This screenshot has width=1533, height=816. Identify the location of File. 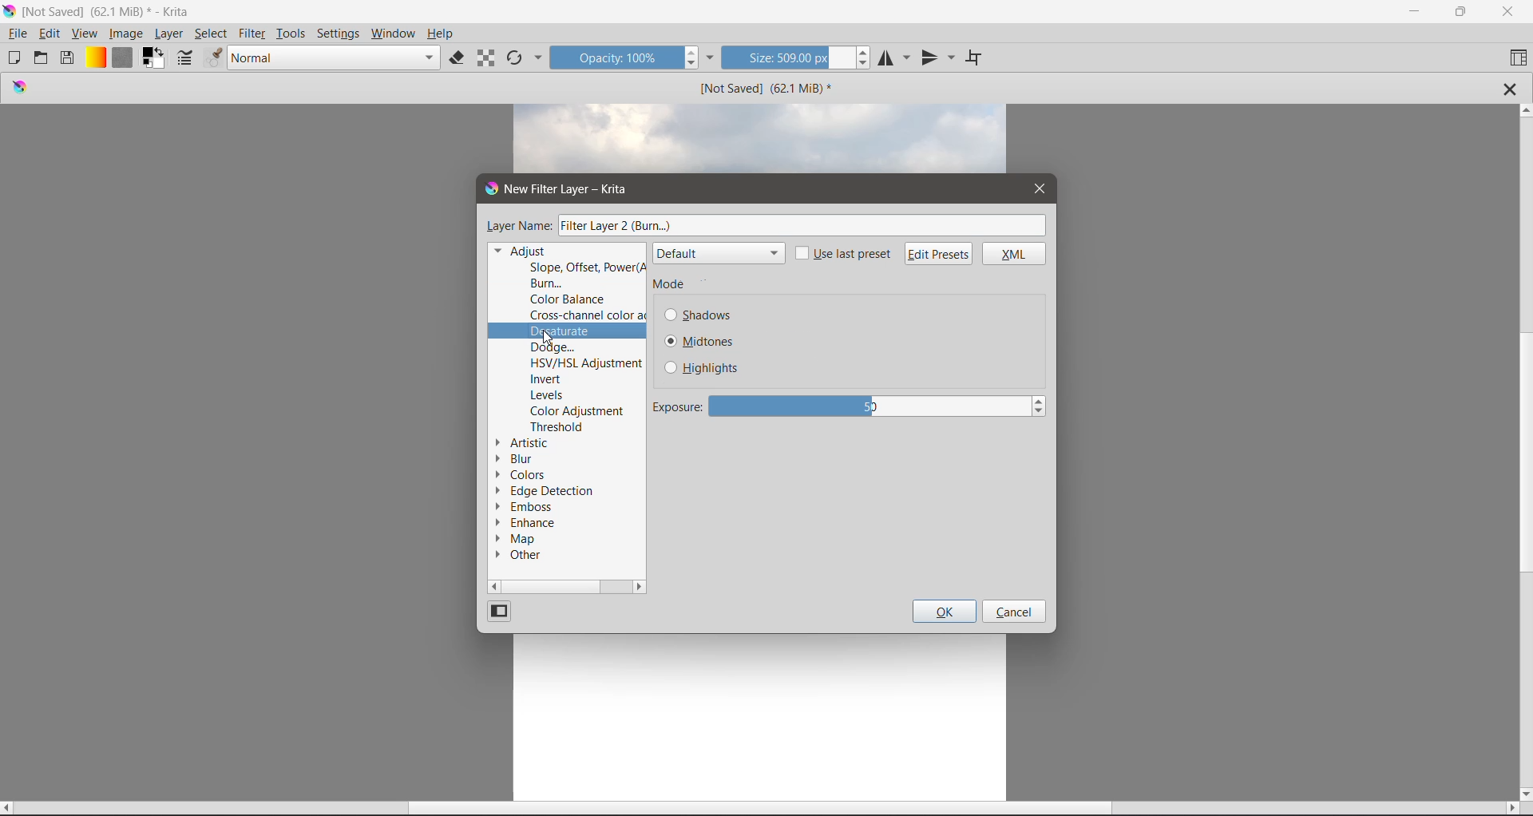
(18, 34).